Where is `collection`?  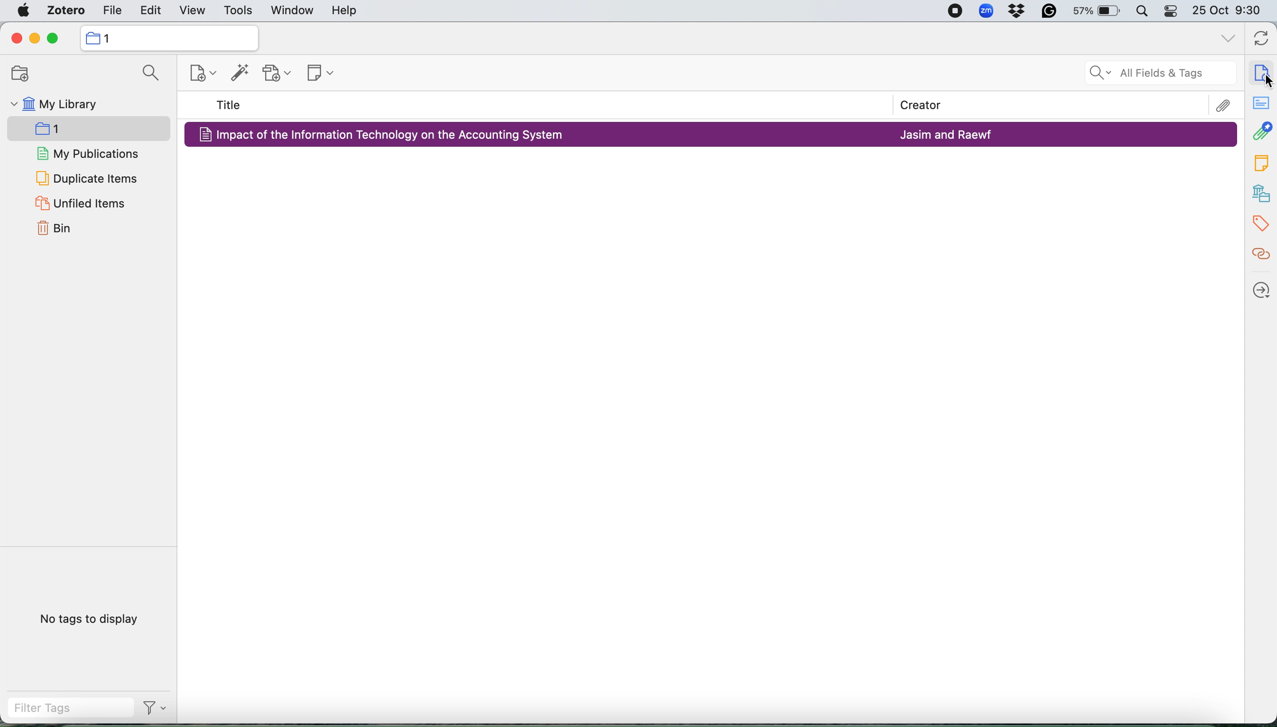 collection is located at coordinates (67, 127).